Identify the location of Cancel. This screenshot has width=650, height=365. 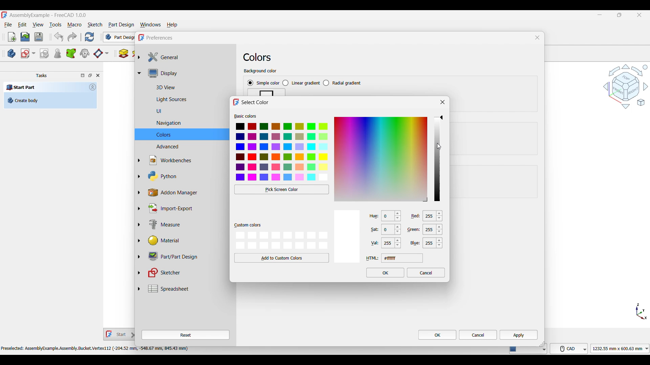
(478, 335).